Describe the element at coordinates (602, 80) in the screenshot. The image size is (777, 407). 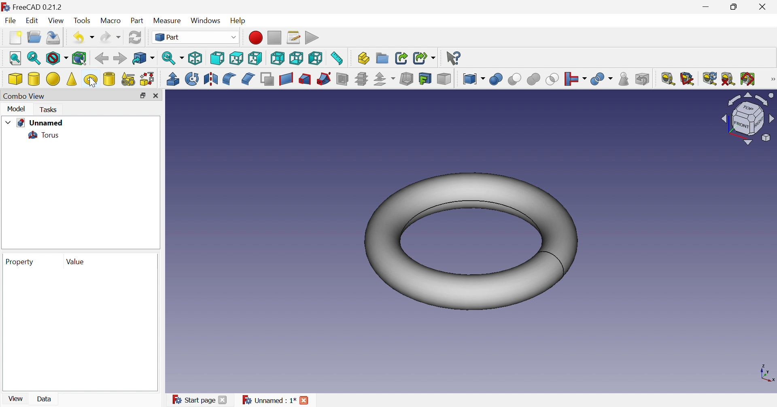
I see `Check geometry` at that location.